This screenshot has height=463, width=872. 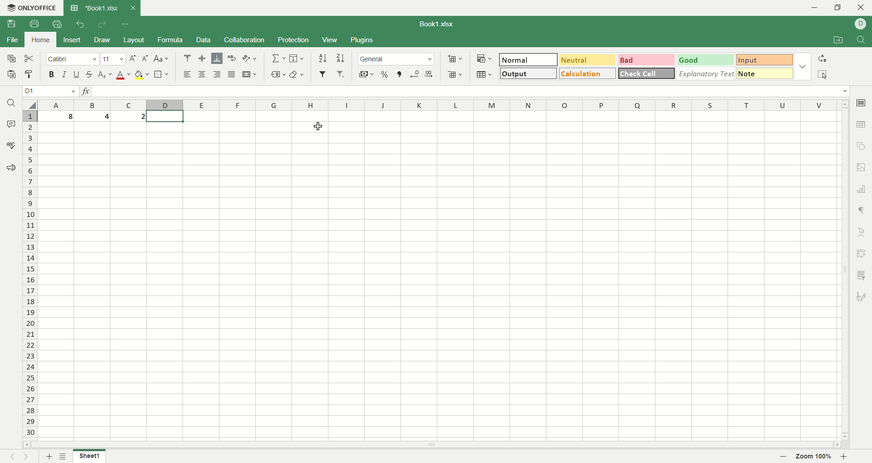 I want to click on close, so click(x=862, y=8).